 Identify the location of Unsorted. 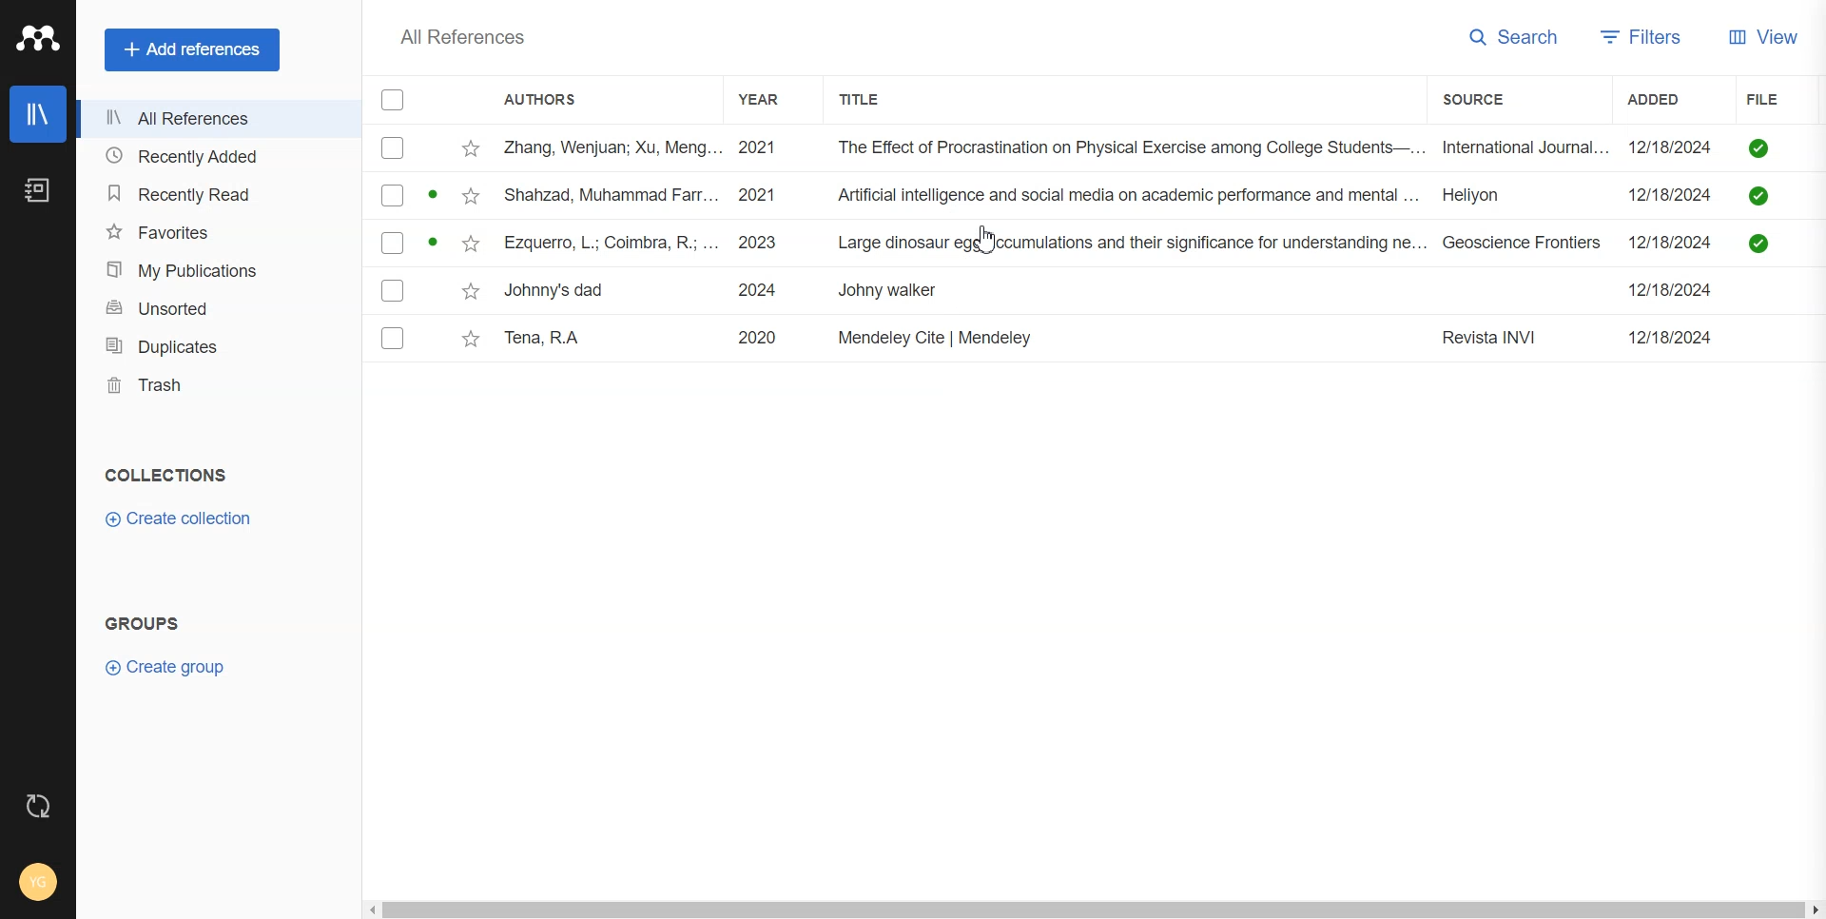
(218, 306).